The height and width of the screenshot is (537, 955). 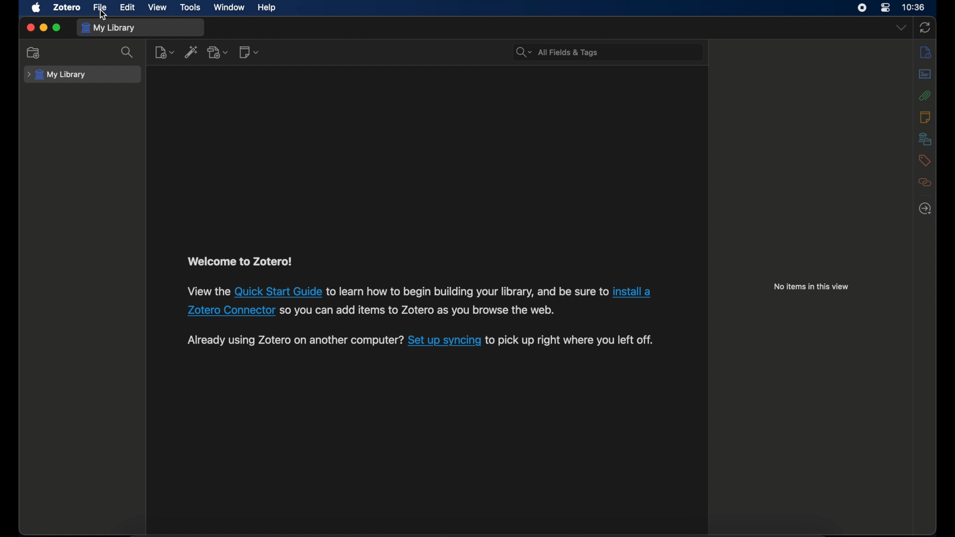 I want to click on Already using Zotero on another computer? Set up syncing to pick up right where you left off., so click(x=417, y=342).